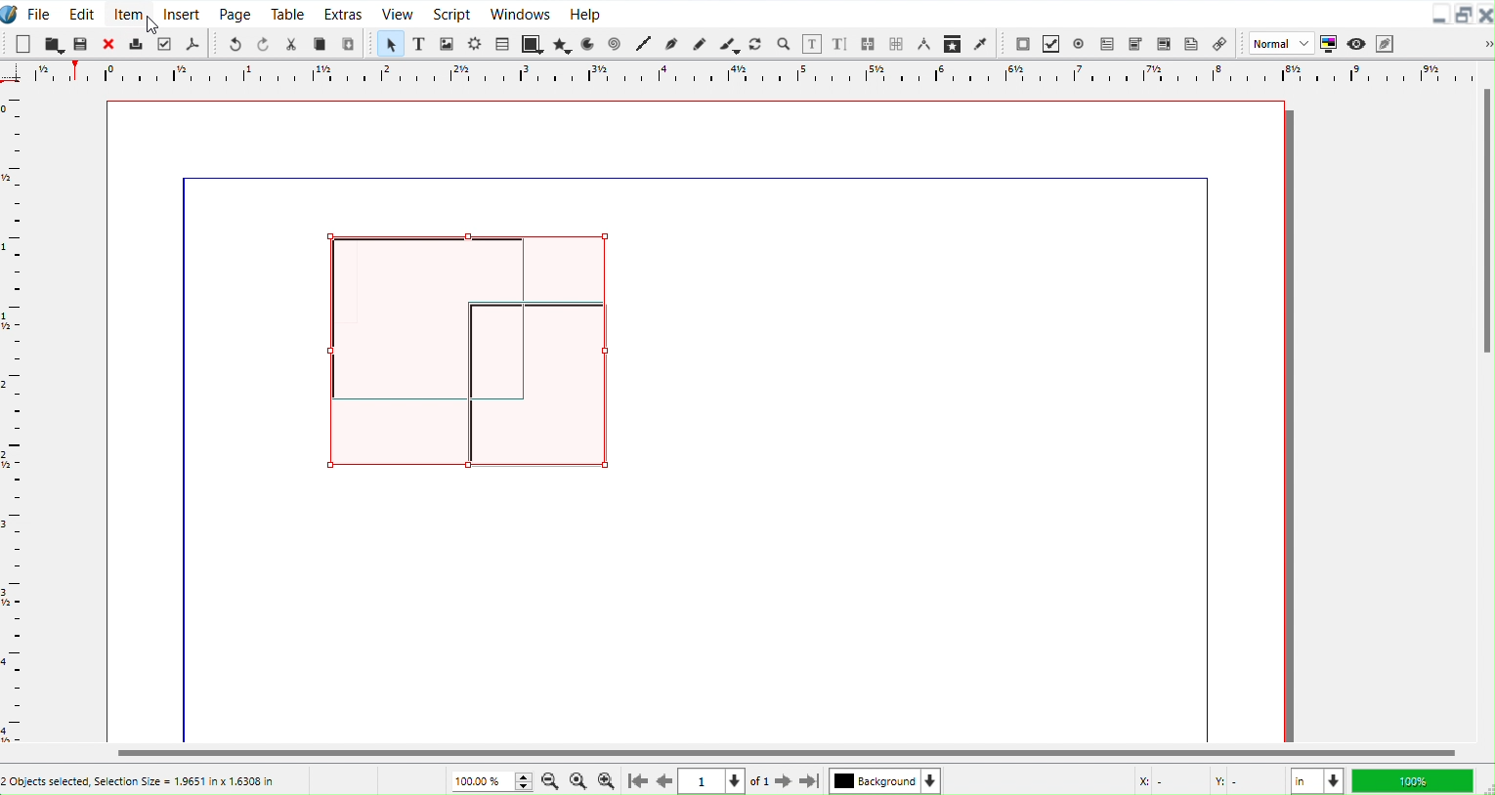 This screenshot has width=1495, height=795. Describe the element at coordinates (1385, 42) in the screenshot. I see `Edit in Preview mode` at that location.